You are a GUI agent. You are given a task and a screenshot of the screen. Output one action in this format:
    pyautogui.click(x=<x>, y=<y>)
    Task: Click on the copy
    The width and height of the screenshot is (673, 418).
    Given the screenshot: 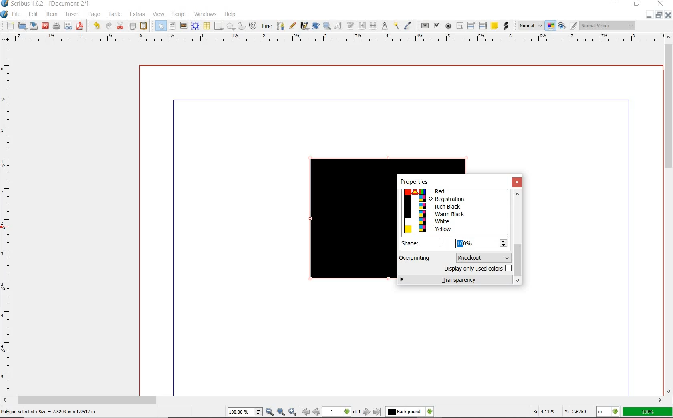 What is the action you would take?
    pyautogui.click(x=133, y=25)
    